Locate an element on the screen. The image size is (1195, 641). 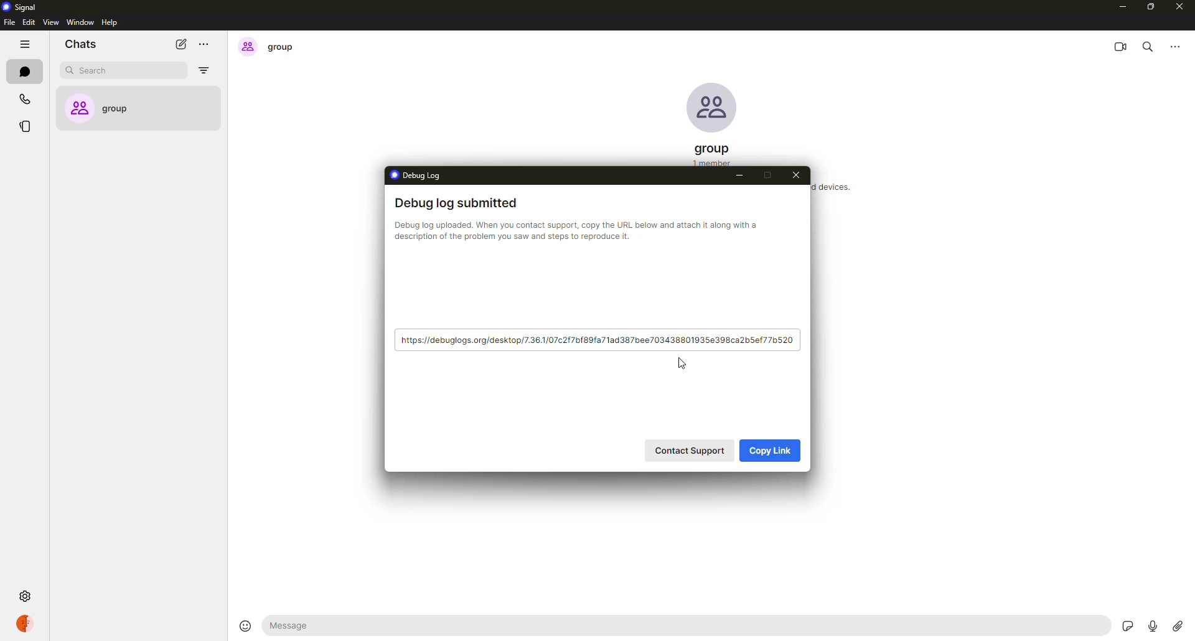
record is located at coordinates (1151, 625).